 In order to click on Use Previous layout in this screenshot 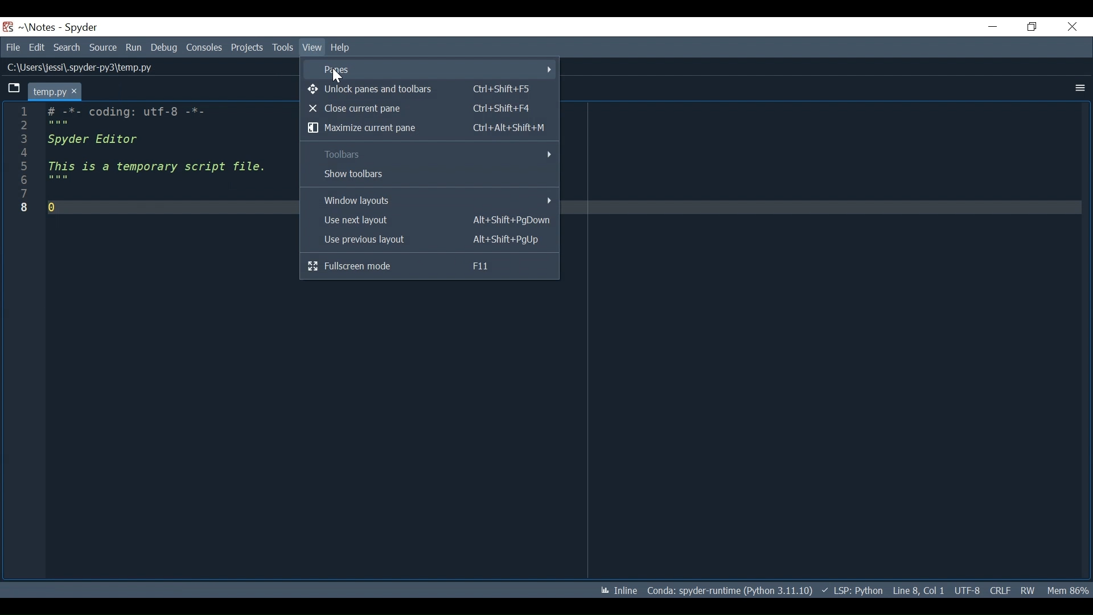, I will do `click(426, 240)`.